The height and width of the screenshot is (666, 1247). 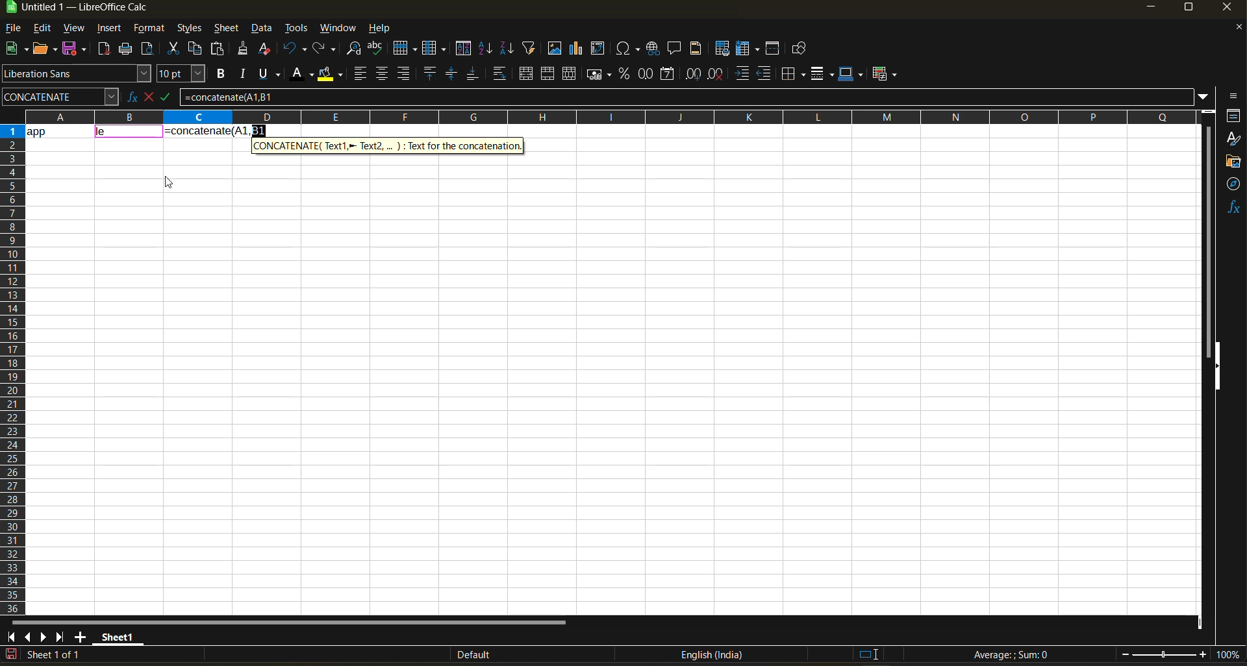 What do you see at coordinates (655, 48) in the screenshot?
I see `insert hyperlink` at bounding box center [655, 48].